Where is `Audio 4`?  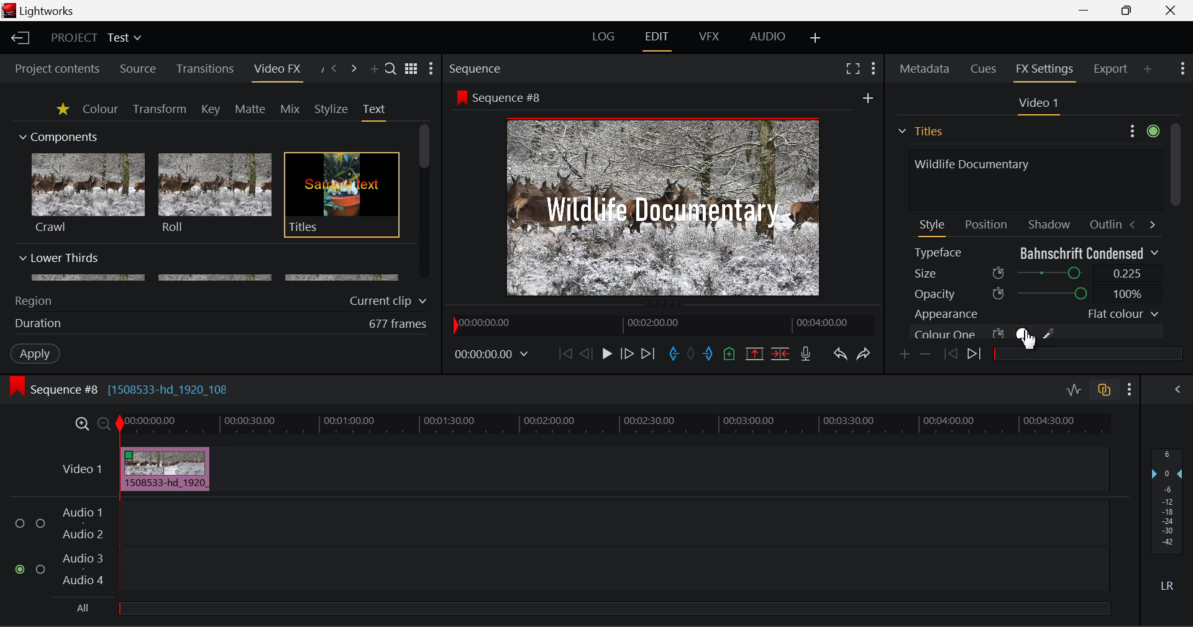 Audio 4 is located at coordinates (83, 579).